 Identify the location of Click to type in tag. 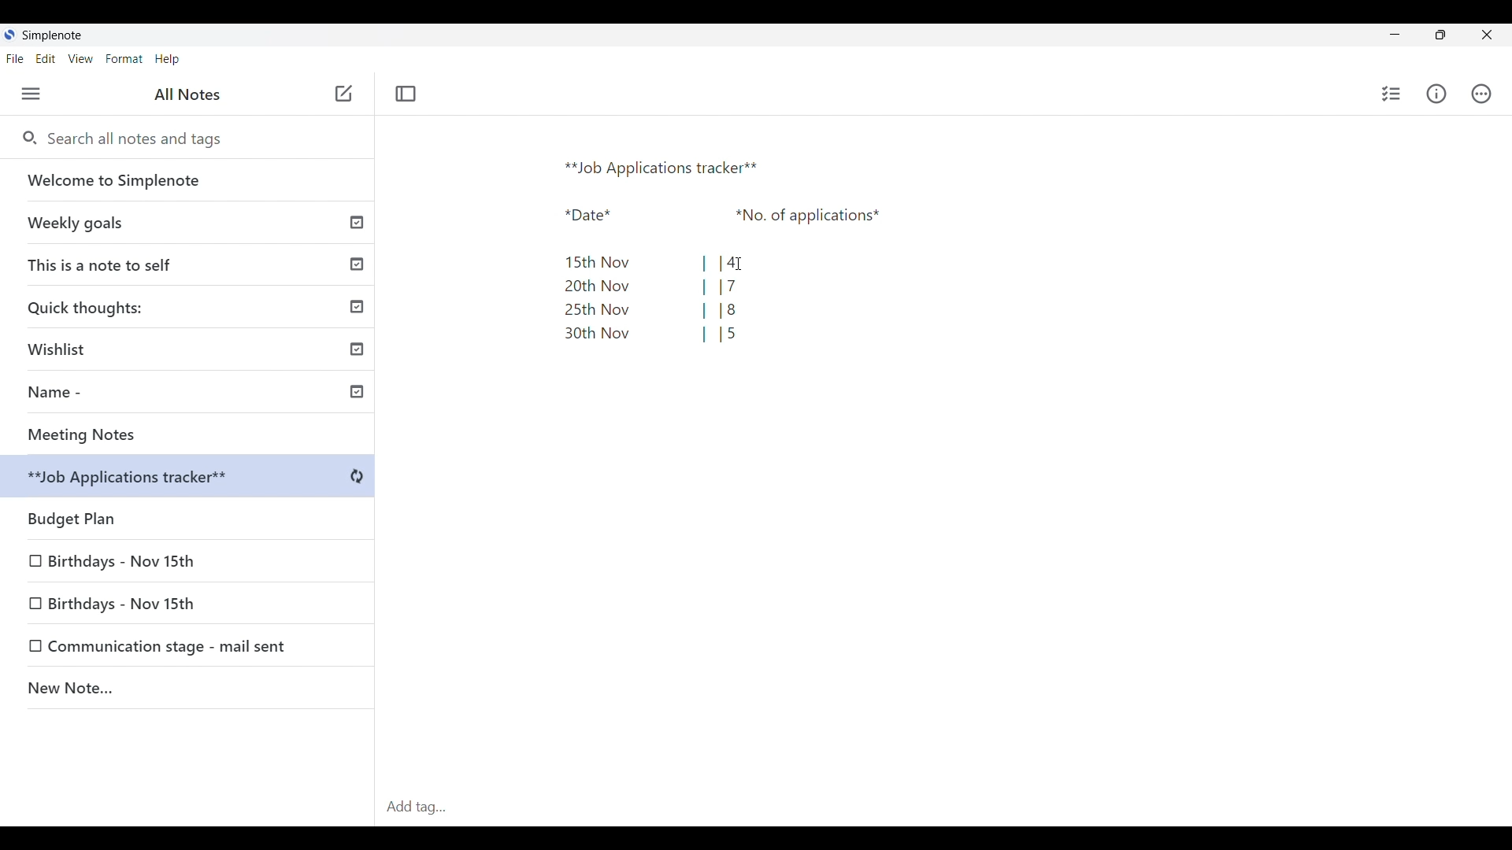
(943, 807).